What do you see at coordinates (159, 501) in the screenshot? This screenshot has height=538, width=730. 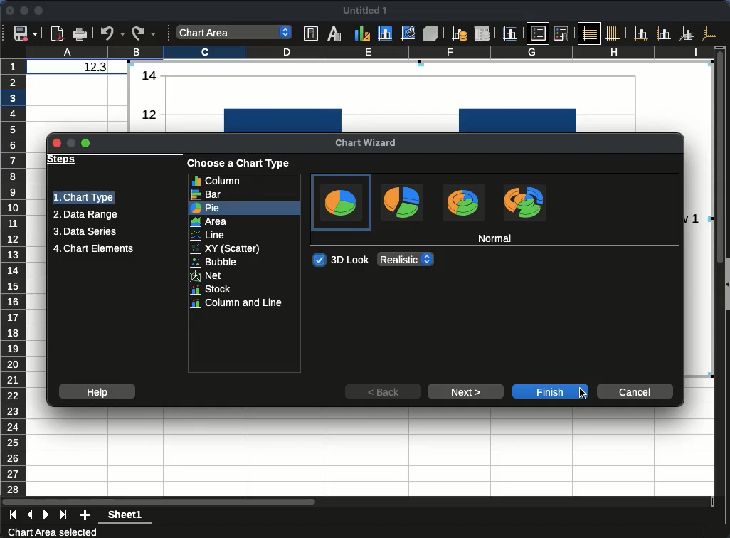 I see `Horizontal slide bar` at bounding box center [159, 501].